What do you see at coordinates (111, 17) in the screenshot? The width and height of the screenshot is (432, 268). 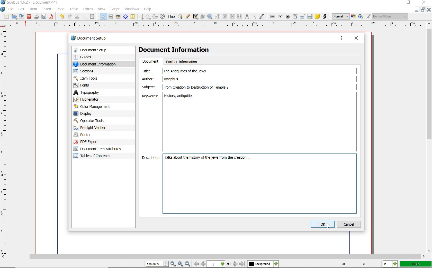 I see `text frame` at bounding box center [111, 17].